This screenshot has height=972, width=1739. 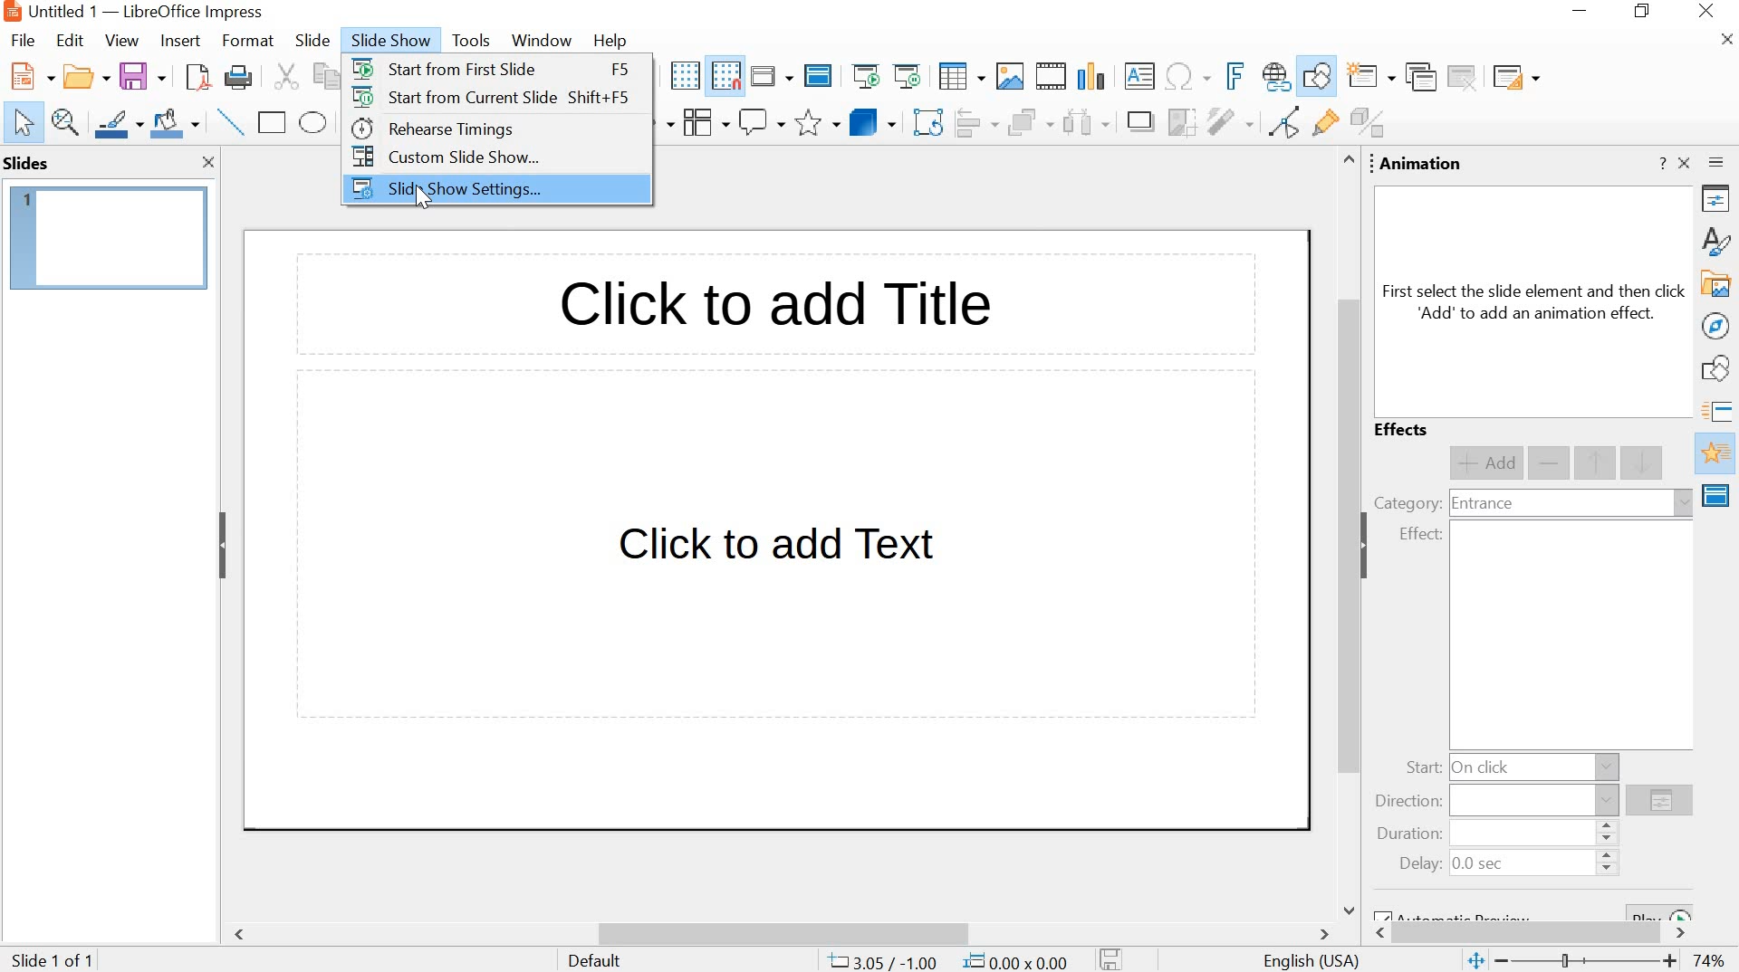 What do you see at coordinates (1659, 803) in the screenshot?
I see `options` at bounding box center [1659, 803].